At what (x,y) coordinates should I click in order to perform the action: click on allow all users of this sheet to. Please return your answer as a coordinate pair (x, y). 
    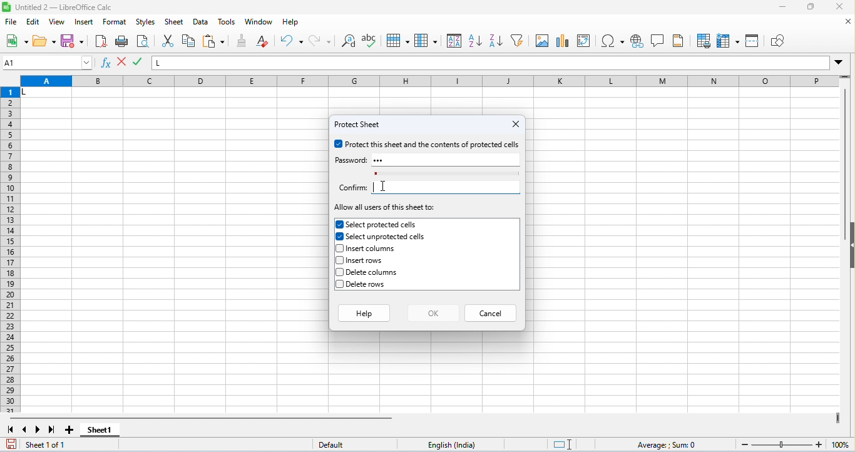
    Looking at the image, I should click on (386, 208).